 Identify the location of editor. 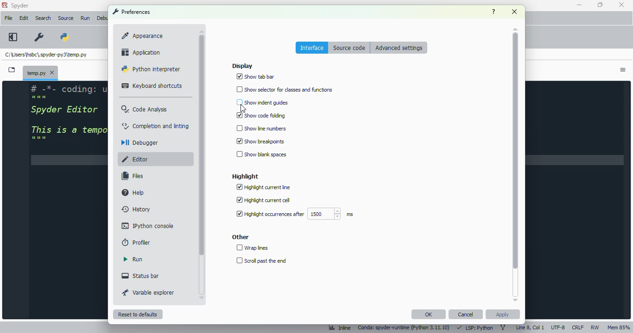
(139, 159).